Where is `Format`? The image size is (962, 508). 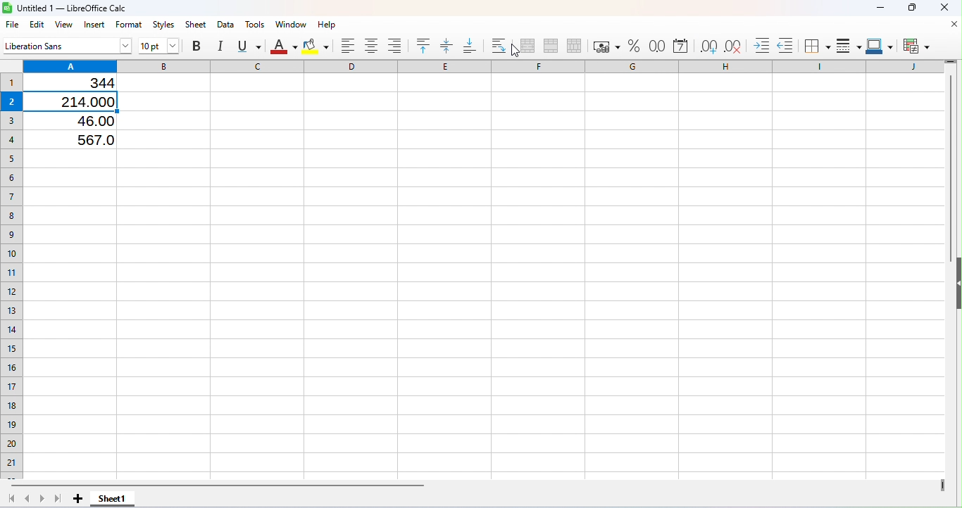 Format is located at coordinates (130, 25).